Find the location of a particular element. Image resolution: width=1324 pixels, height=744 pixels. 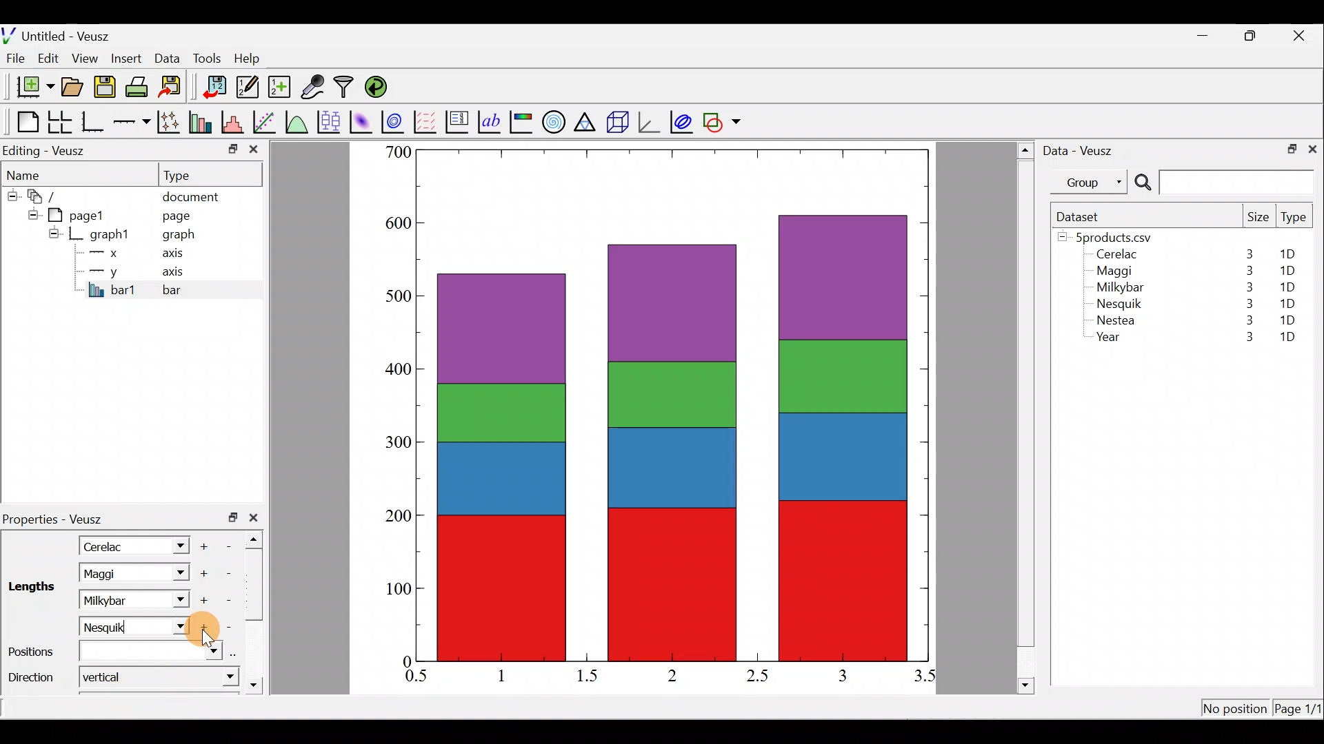

Size is located at coordinates (1258, 218).